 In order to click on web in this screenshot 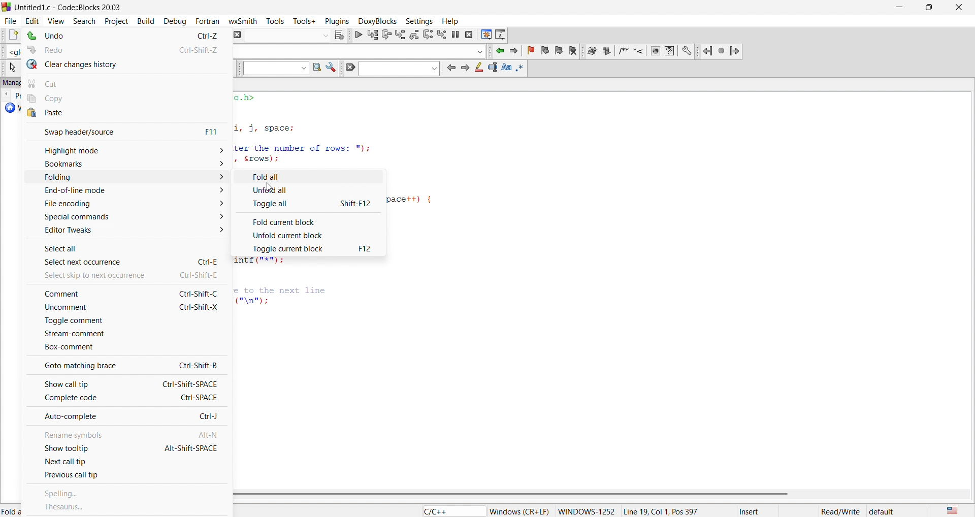, I will do `click(654, 51)`.